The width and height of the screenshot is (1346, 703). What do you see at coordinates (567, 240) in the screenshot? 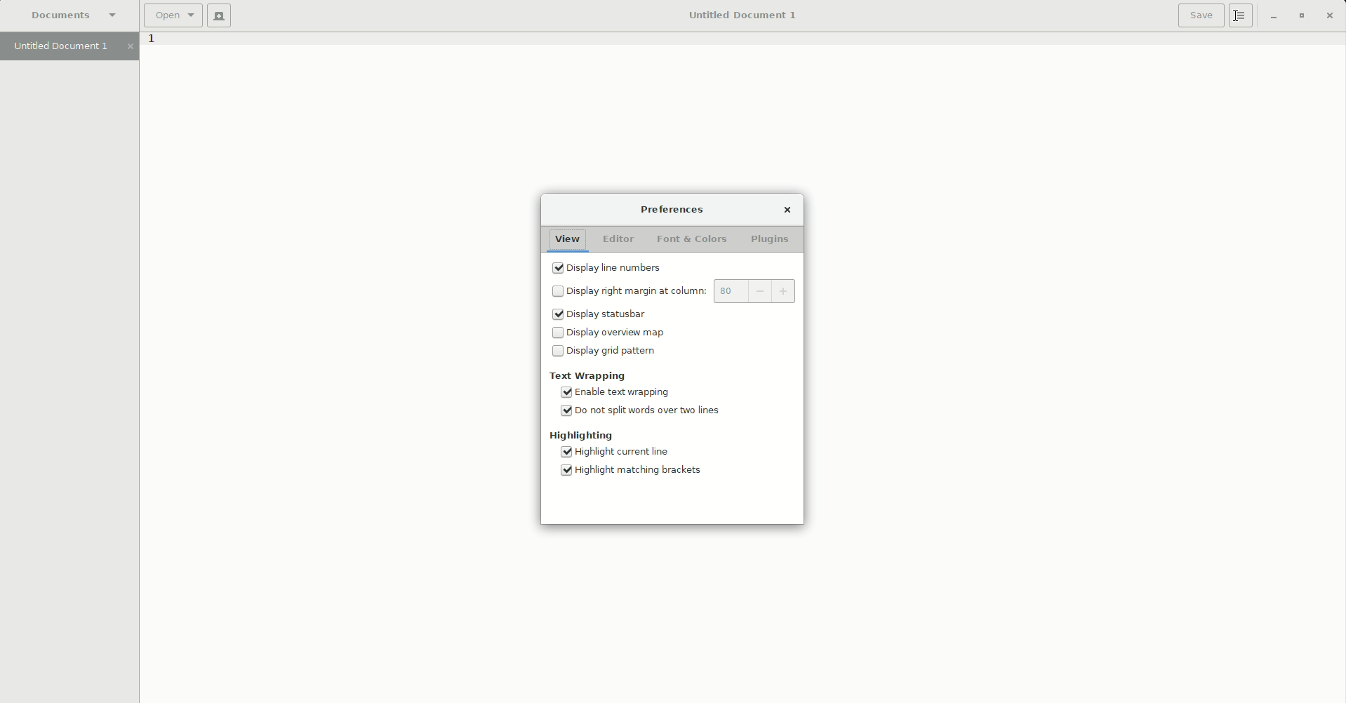
I see `View` at bounding box center [567, 240].